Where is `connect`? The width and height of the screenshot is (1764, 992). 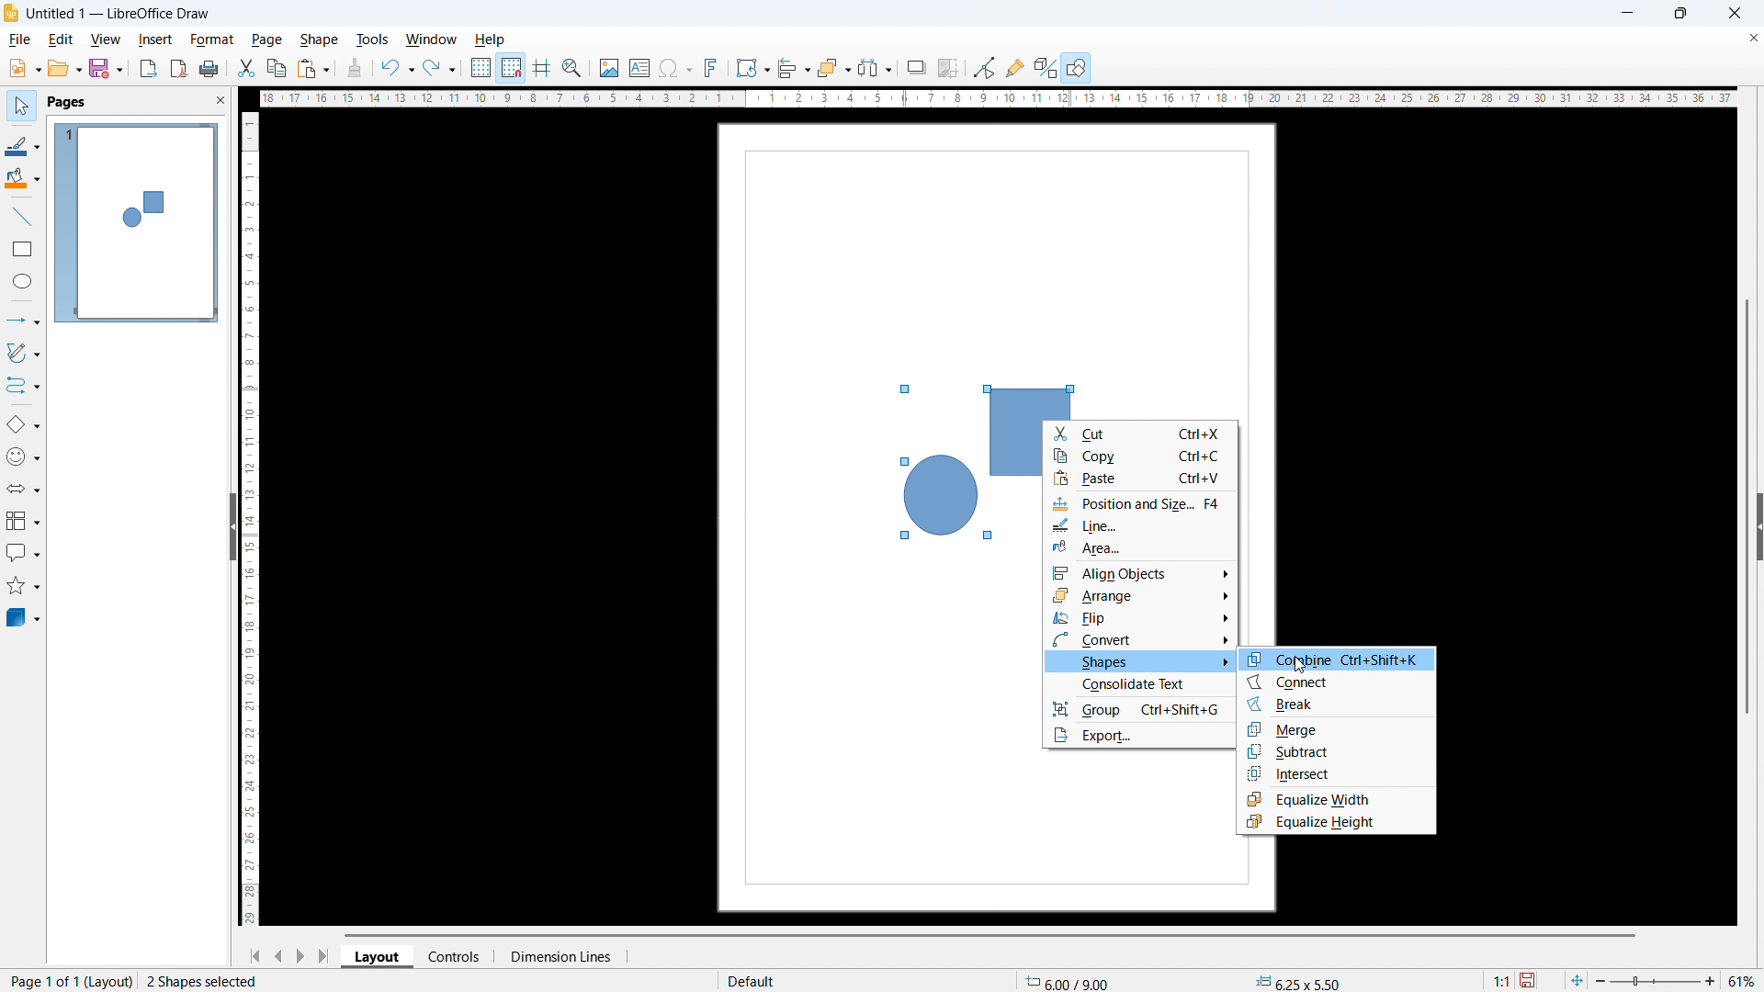
connect is located at coordinates (1340, 681).